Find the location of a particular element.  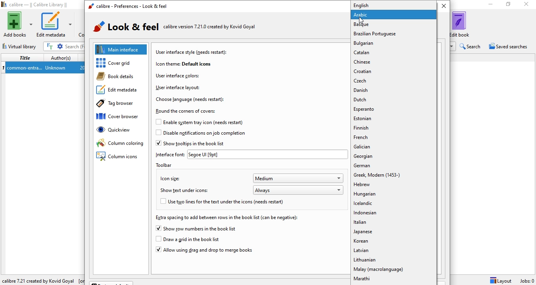

hungarian is located at coordinates (394, 194).